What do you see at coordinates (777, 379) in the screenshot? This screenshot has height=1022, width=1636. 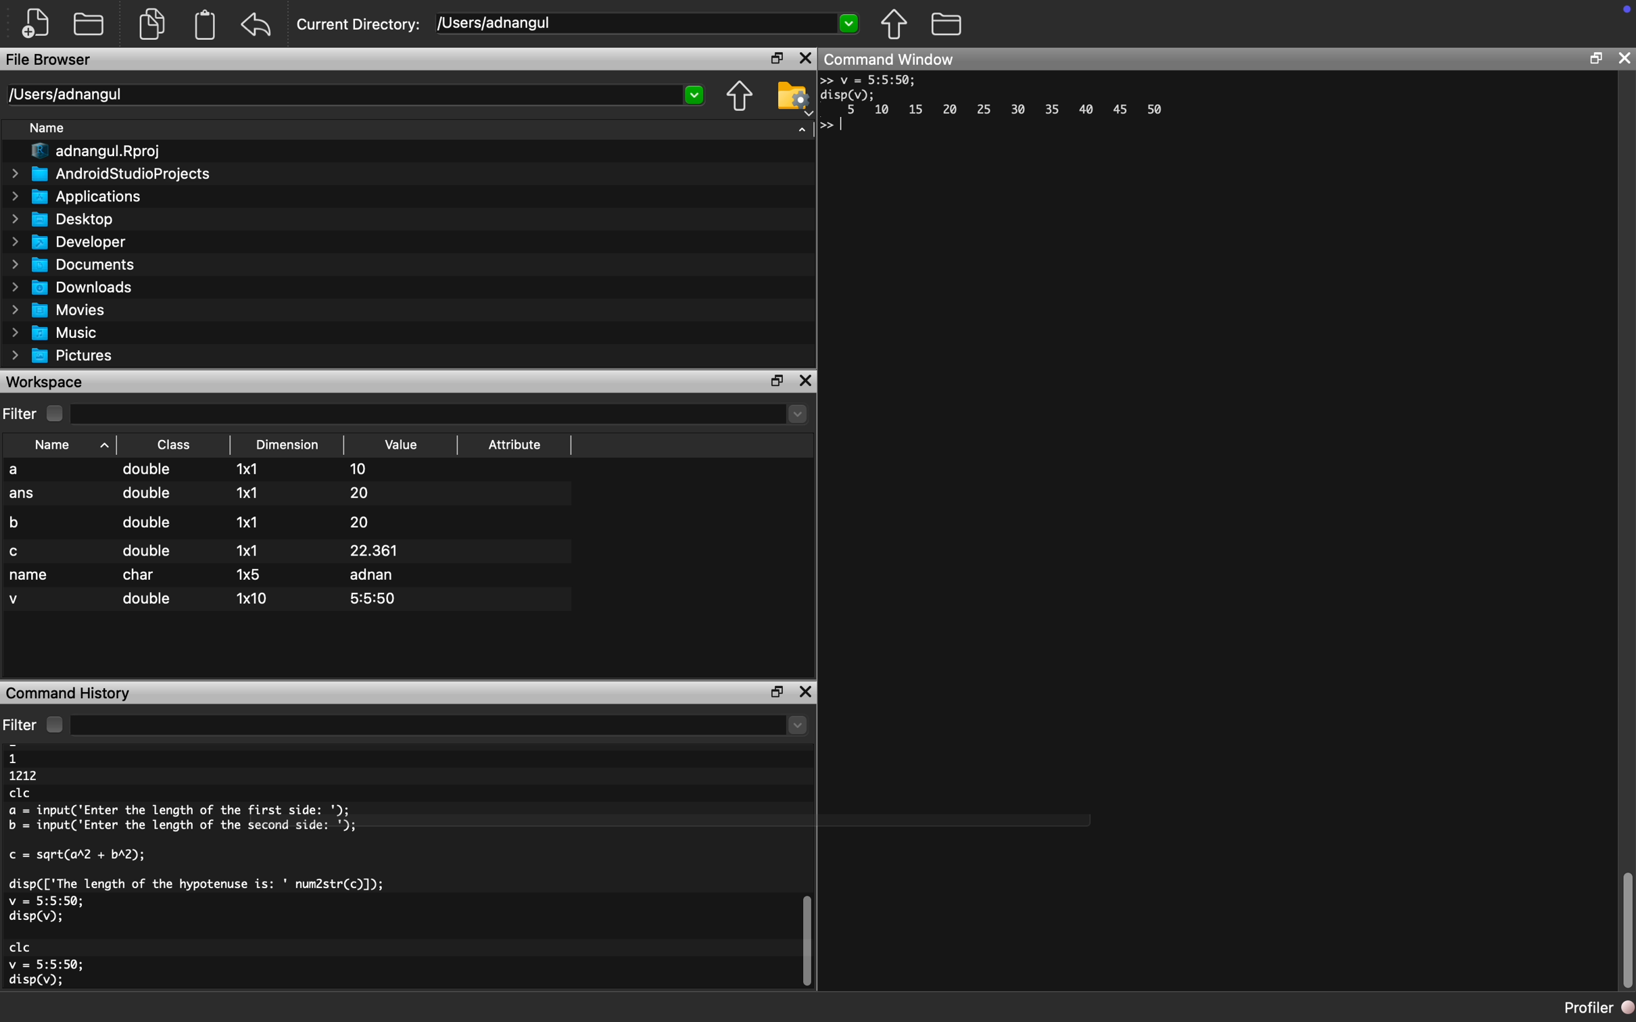 I see `maximize` at bounding box center [777, 379].